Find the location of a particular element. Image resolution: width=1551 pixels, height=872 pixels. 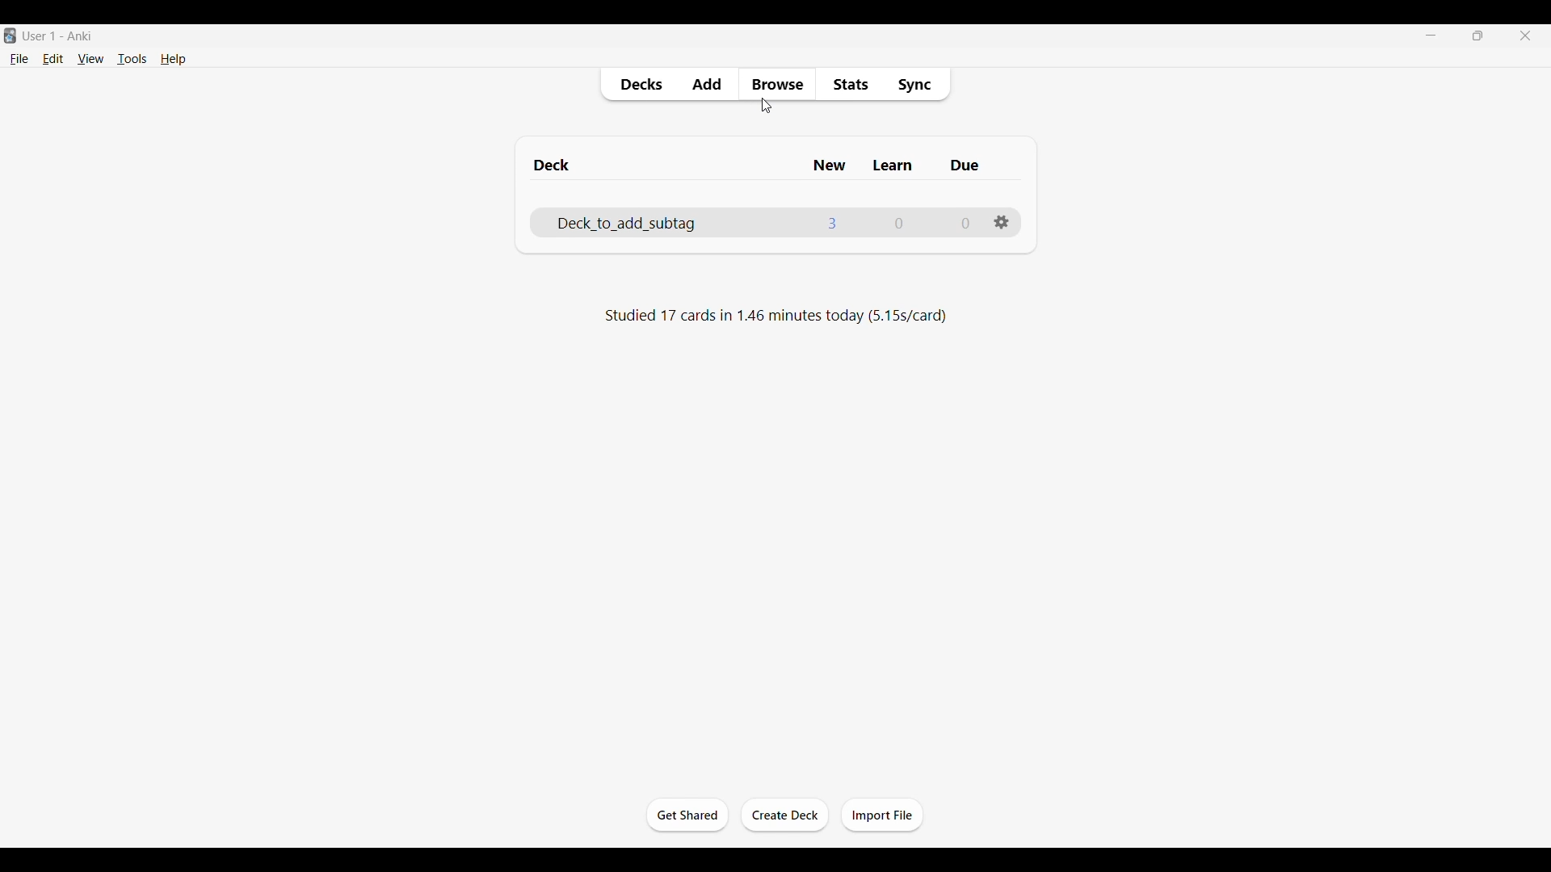

Column for newly added cards is located at coordinates (829, 166).